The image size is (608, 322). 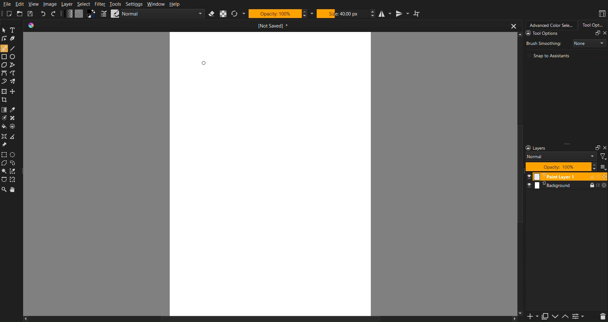 I want to click on Vertical Mirror, so click(x=402, y=14).